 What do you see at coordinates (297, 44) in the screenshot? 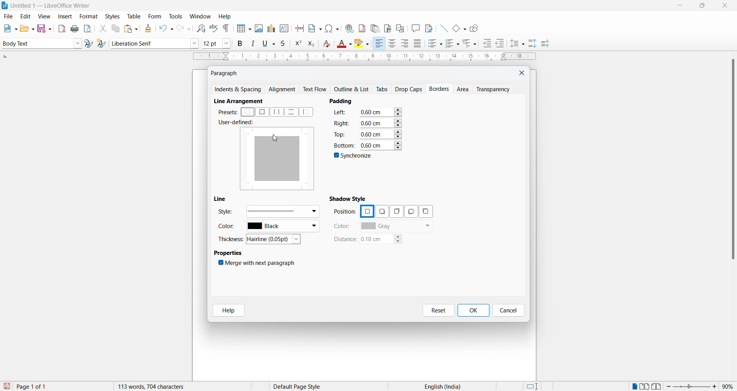
I see `superscript` at bounding box center [297, 44].